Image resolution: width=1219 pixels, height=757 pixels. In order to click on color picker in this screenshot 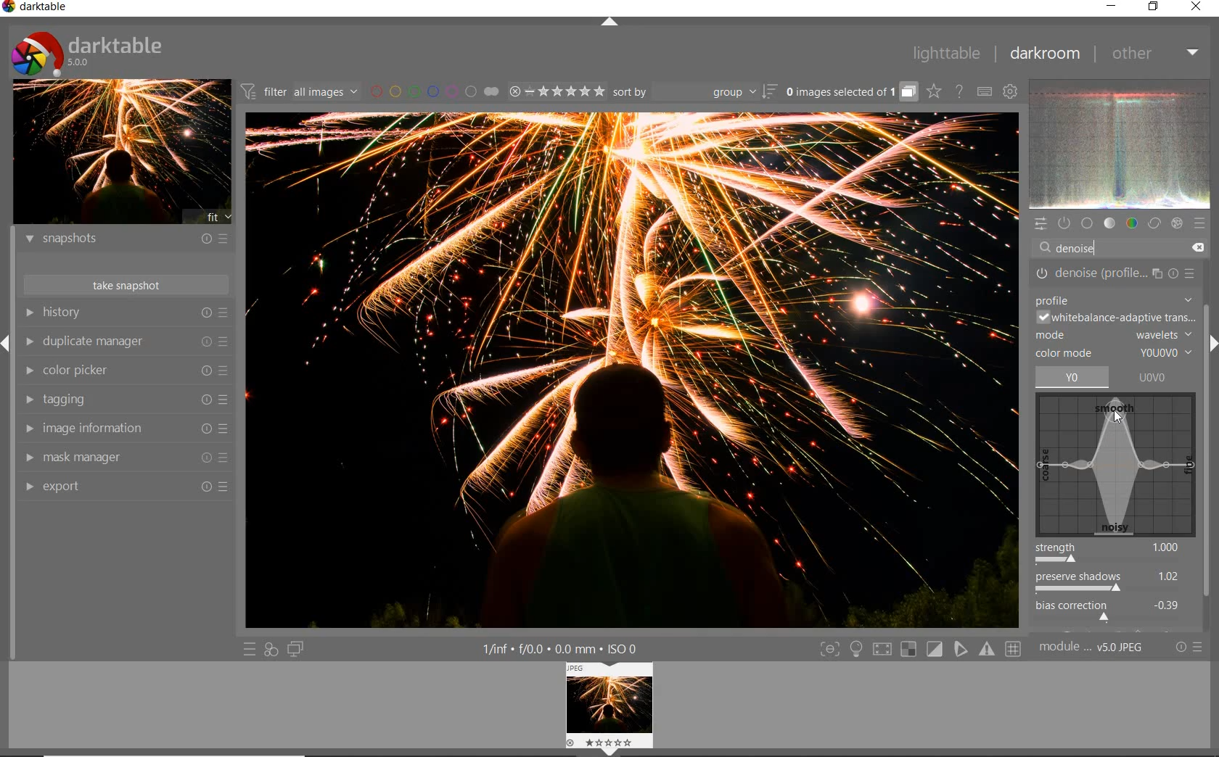, I will do `click(125, 372)`.